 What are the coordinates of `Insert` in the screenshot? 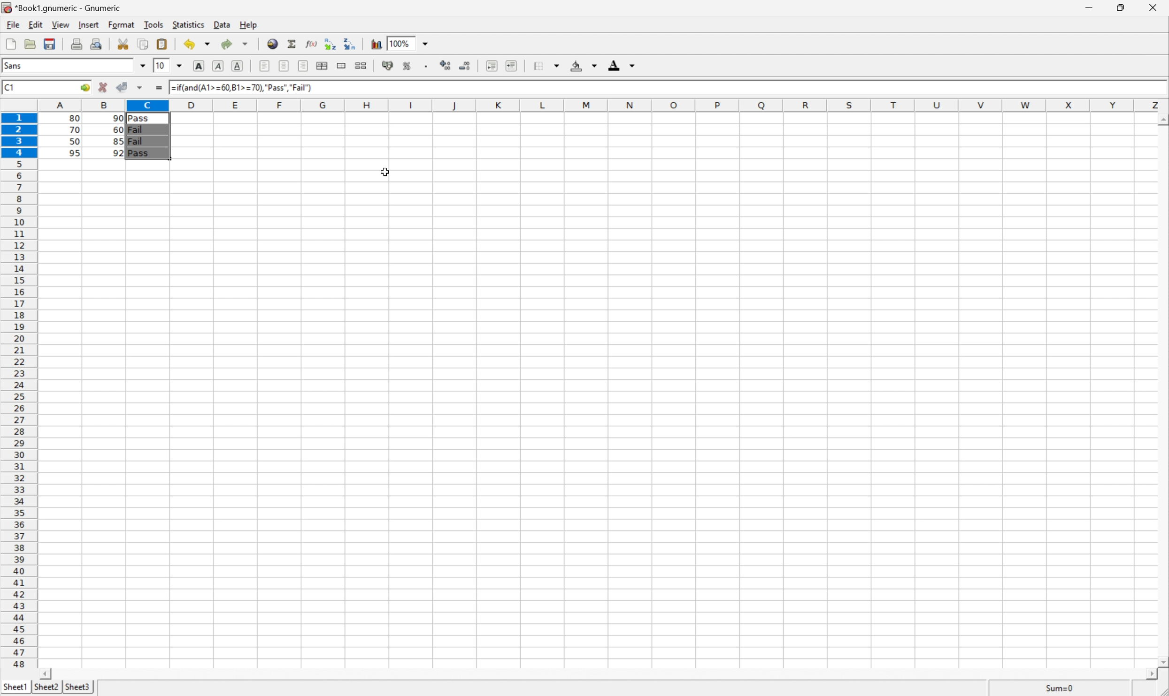 It's located at (90, 26).